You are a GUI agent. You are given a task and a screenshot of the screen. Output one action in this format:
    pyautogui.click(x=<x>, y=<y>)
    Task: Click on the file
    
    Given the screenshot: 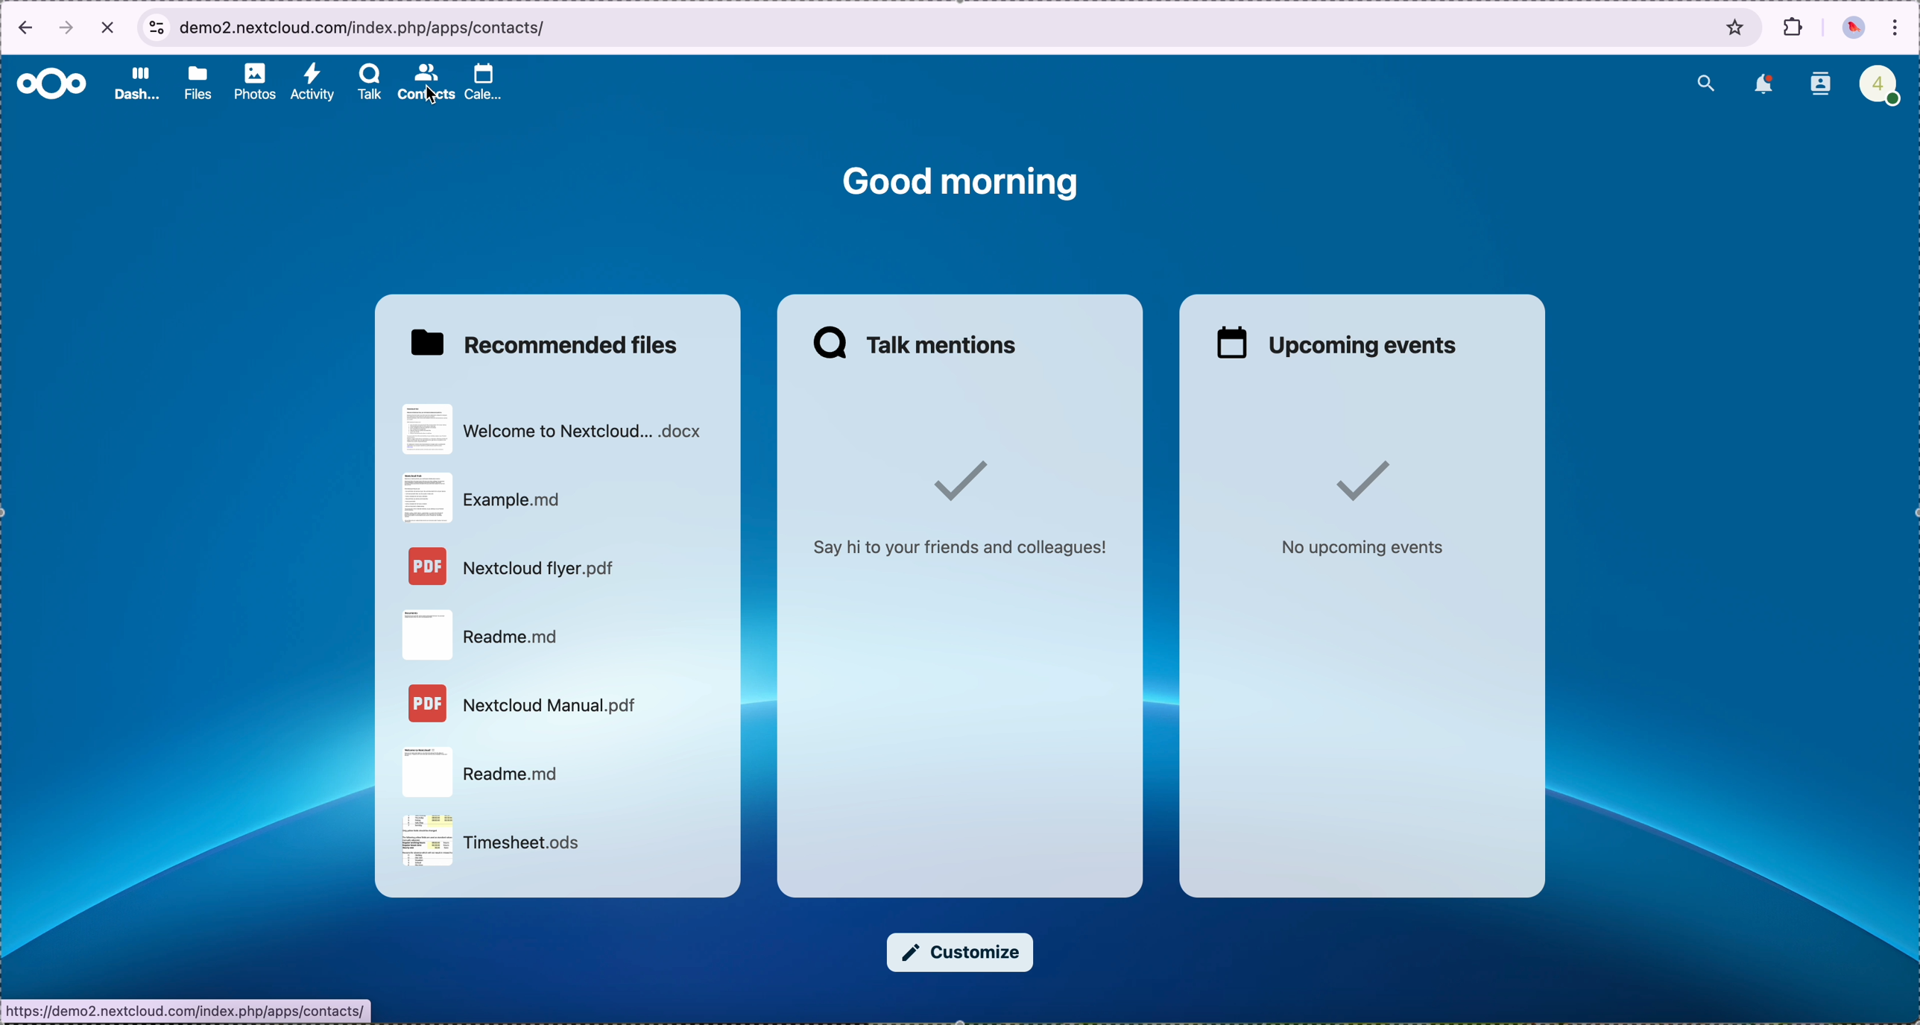 What is the action you would take?
    pyautogui.click(x=484, y=633)
    